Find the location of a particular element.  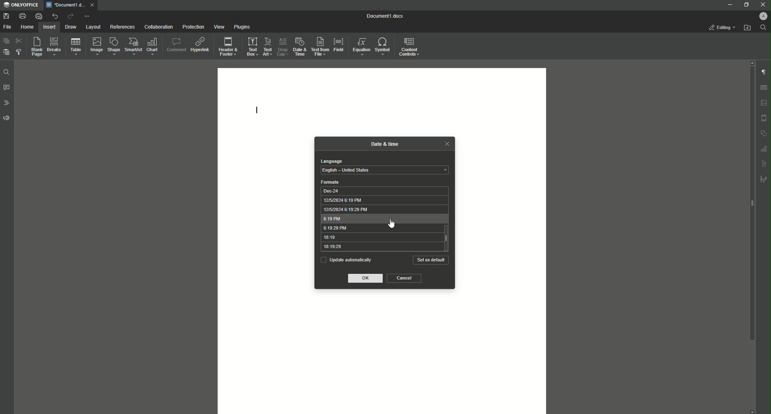

View is located at coordinates (217, 27).